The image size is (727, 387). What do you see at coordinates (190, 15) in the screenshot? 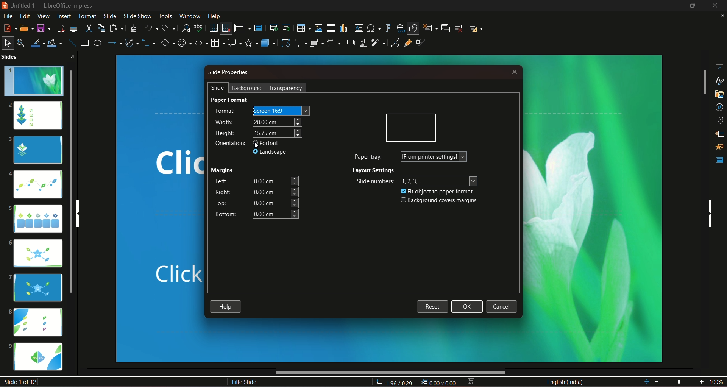
I see `window` at bounding box center [190, 15].